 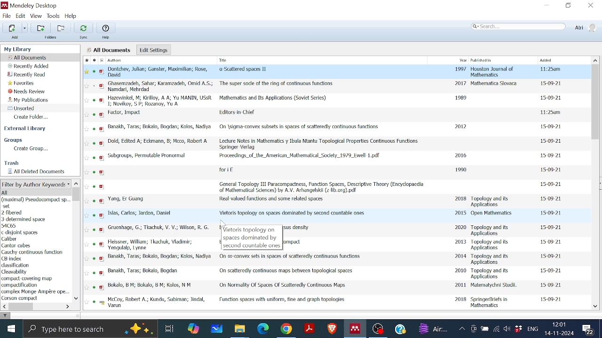 What do you see at coordinates (507, 328) in the screenshot?
I see `Speaker/Headphone` at bounding box center [507, 328].